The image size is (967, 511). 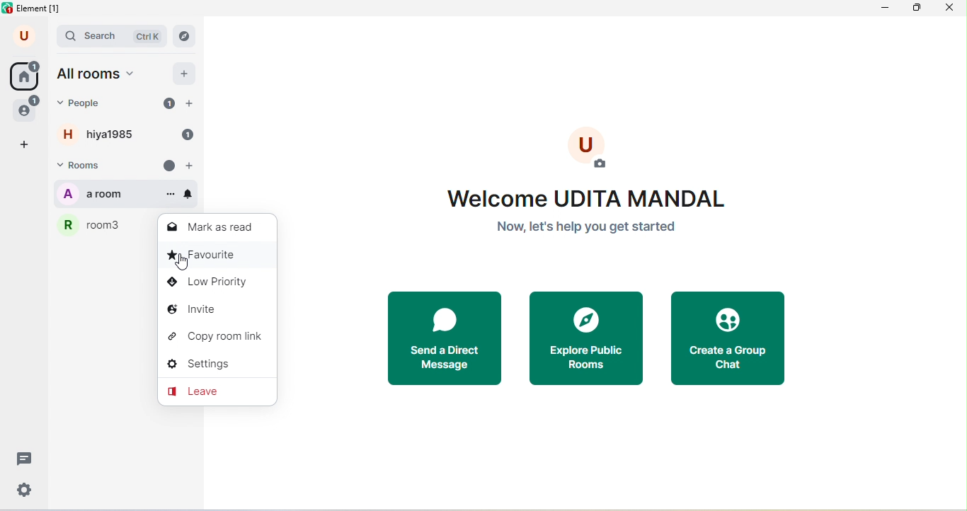 I want to click on unread 1 message, so click(x=187, y=135).